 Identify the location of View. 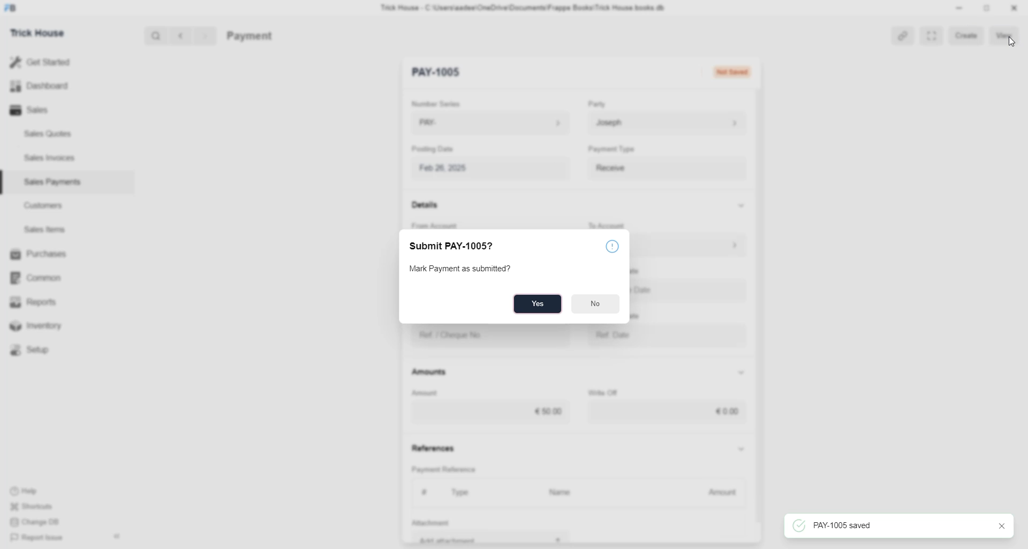
(1006, 36).